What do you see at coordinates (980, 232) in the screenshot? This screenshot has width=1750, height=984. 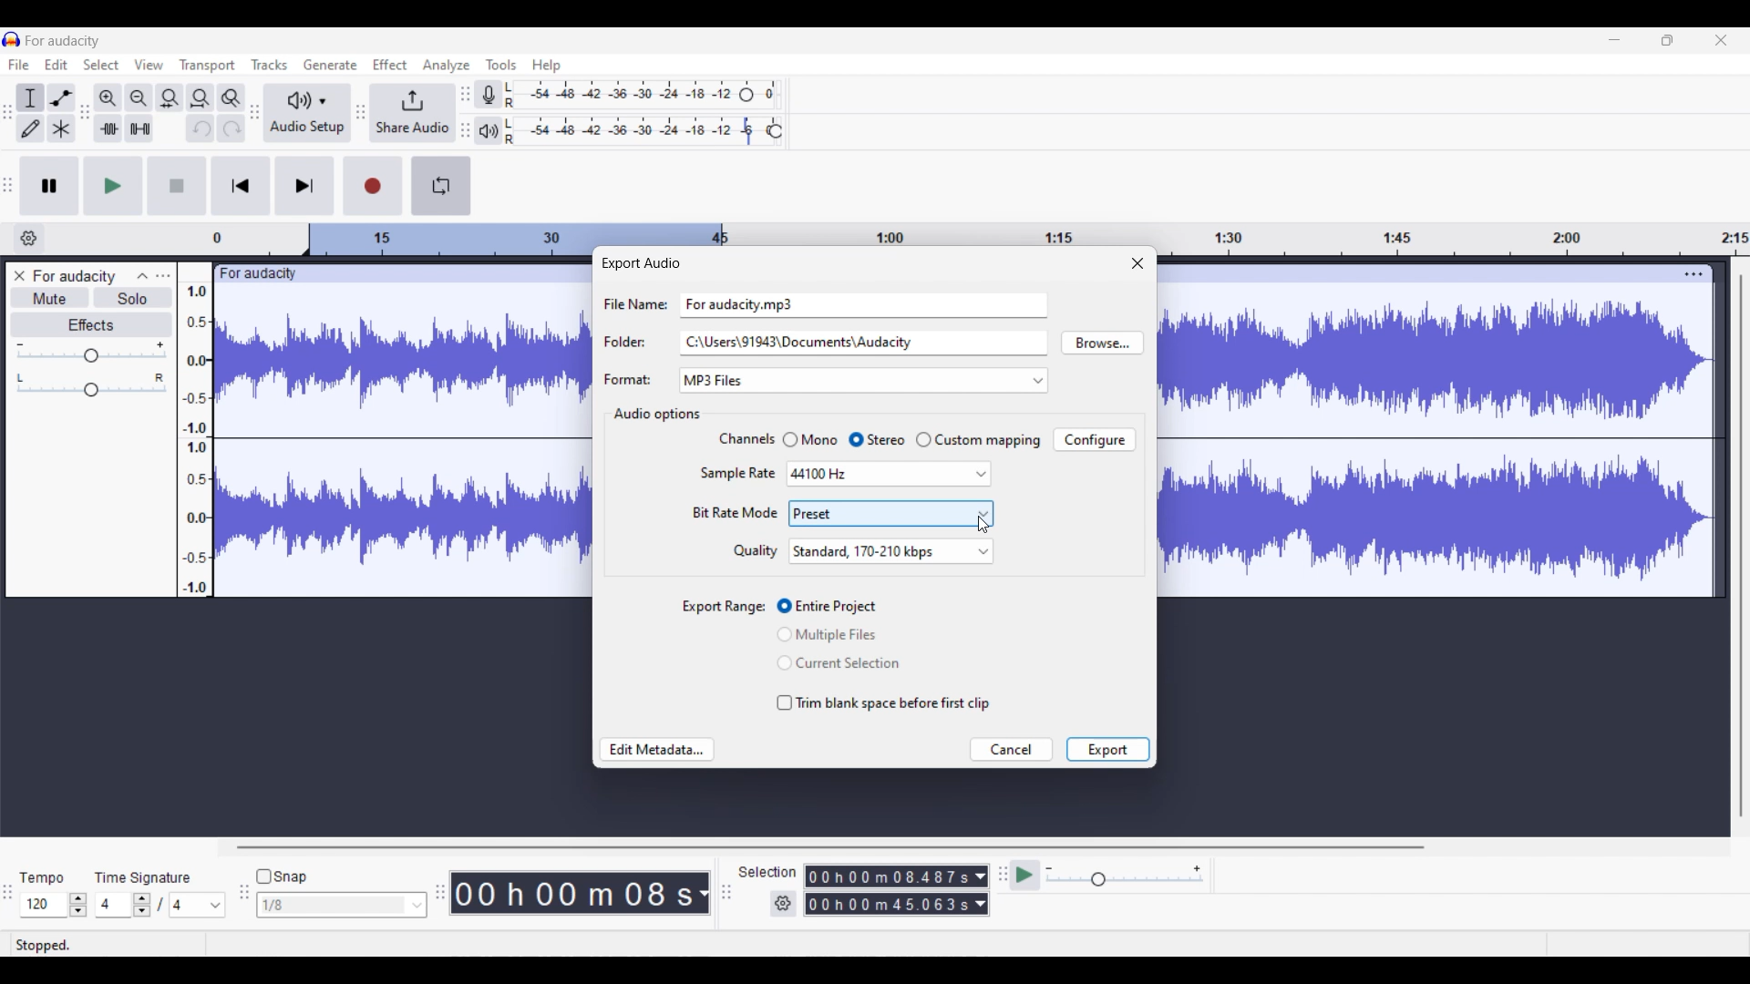 I see `Scale to measure length of track` at bounding box center [980, 232].